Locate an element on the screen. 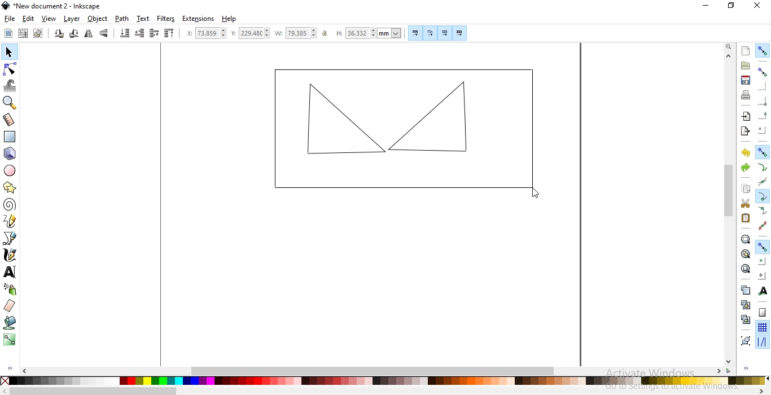  snap bounding boxes is located at coordinates (763, 72).